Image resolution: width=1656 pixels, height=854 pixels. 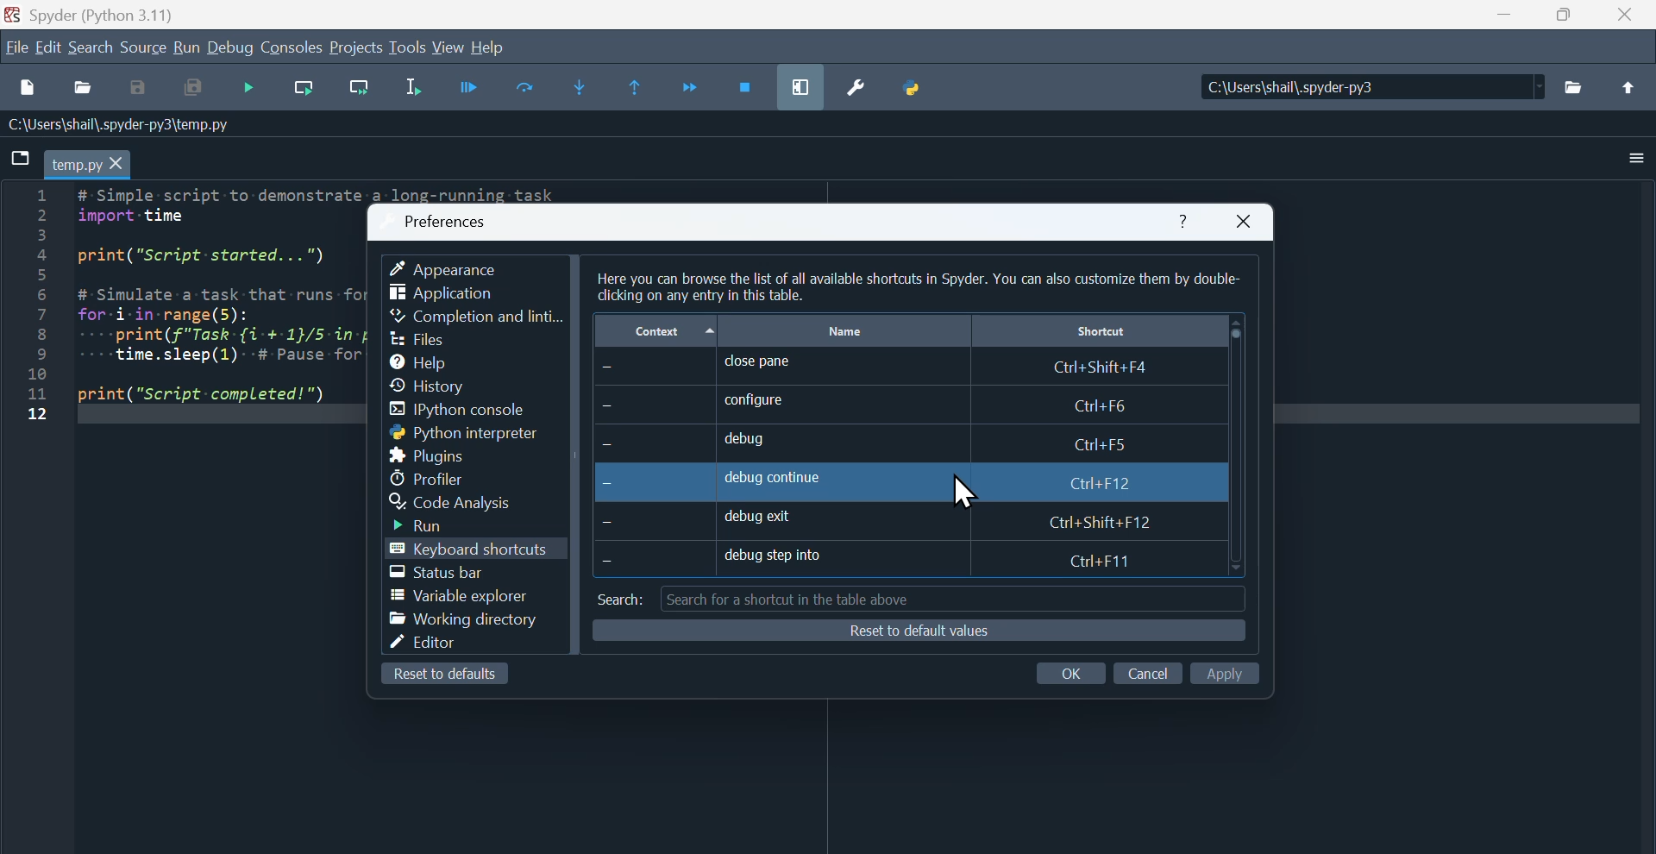 I want to click on Name, so click(x=847, y=329).